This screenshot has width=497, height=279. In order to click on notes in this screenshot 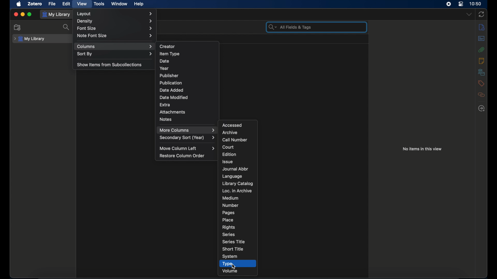, I will do `click(482, 61)`.